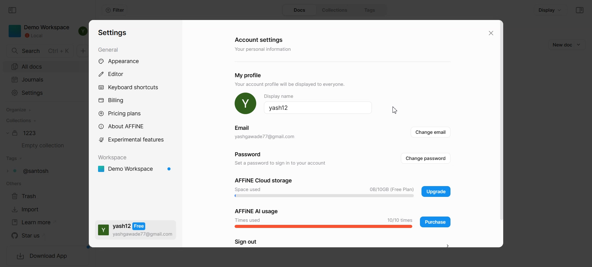  Describe the element at coordinates (265, 50) in the screenshot. I see `‘Your personal information` at that location.